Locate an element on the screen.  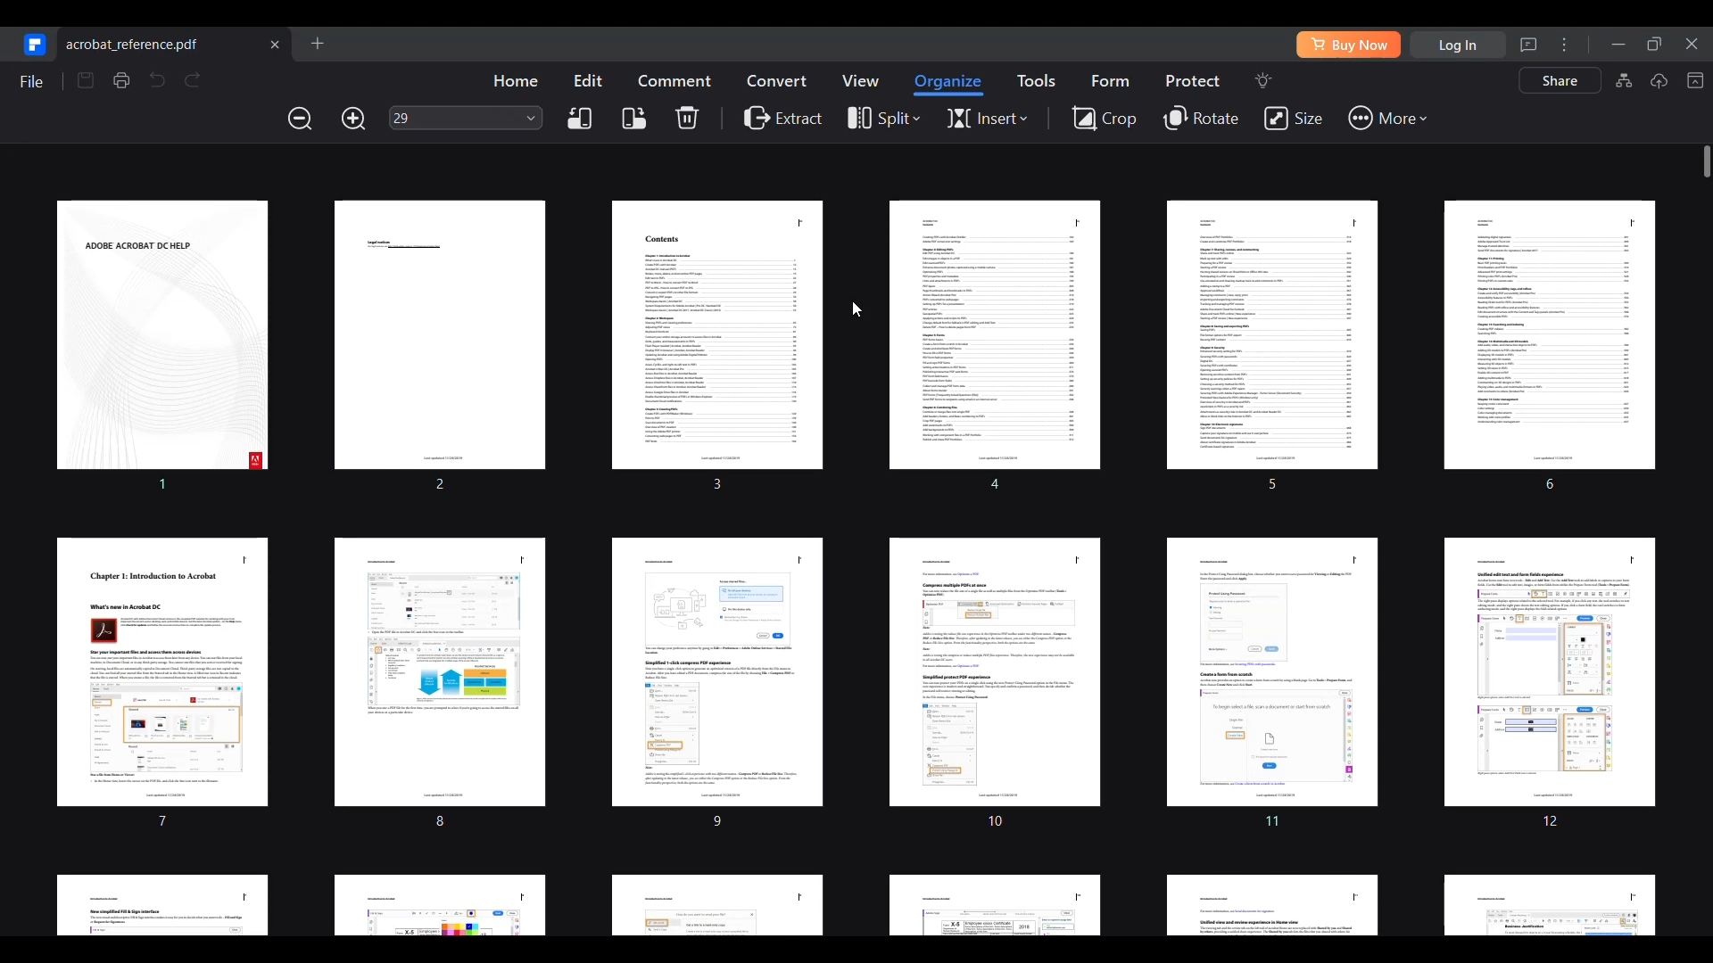
Print is located at coordinates (120, 80).